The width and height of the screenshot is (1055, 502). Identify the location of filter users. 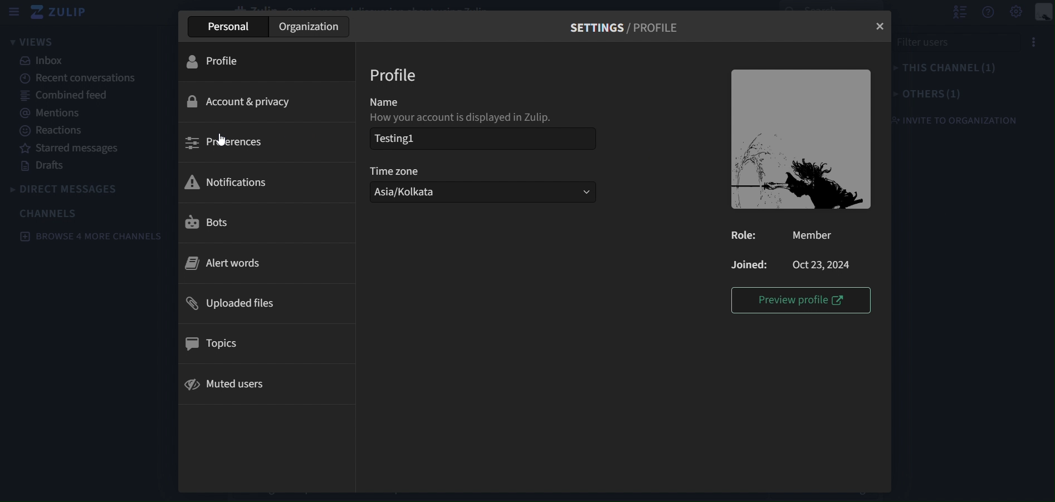
(957, 42).